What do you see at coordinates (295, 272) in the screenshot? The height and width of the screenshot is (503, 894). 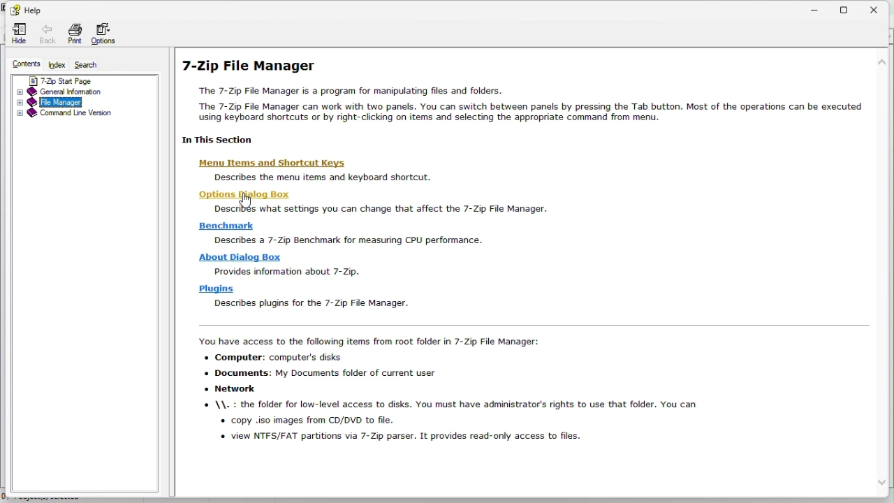 I see `7zip information` at bounding box center [295, 272].